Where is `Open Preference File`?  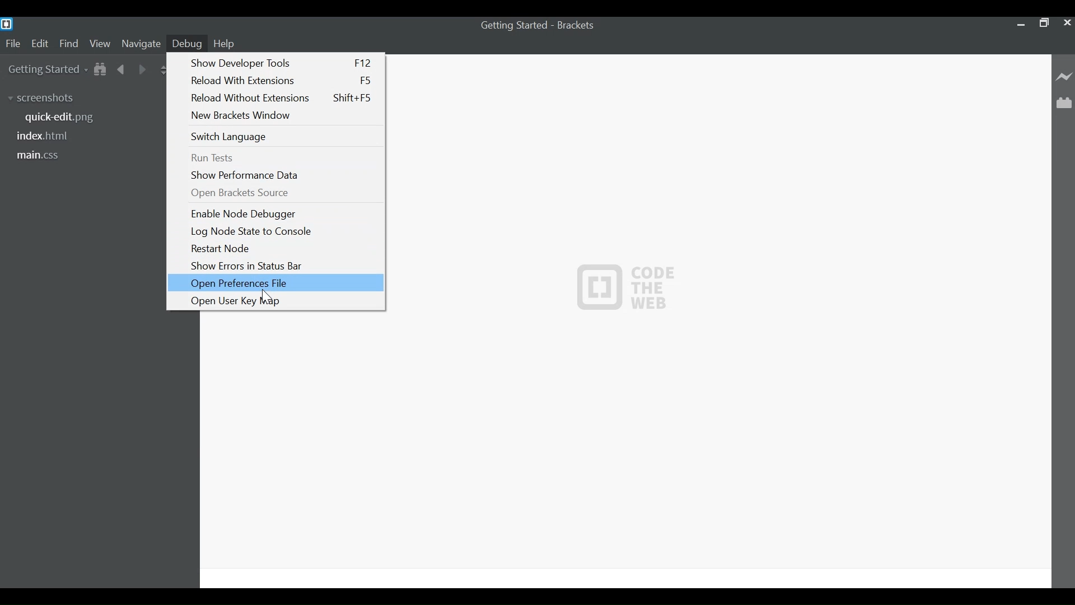 Open Preference File is located at coordinates (277, 283).